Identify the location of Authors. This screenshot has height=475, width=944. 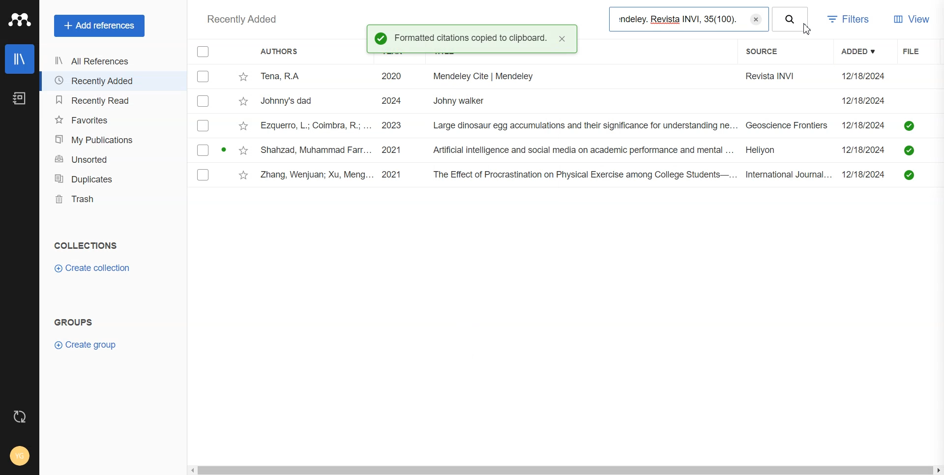
(278, 51).